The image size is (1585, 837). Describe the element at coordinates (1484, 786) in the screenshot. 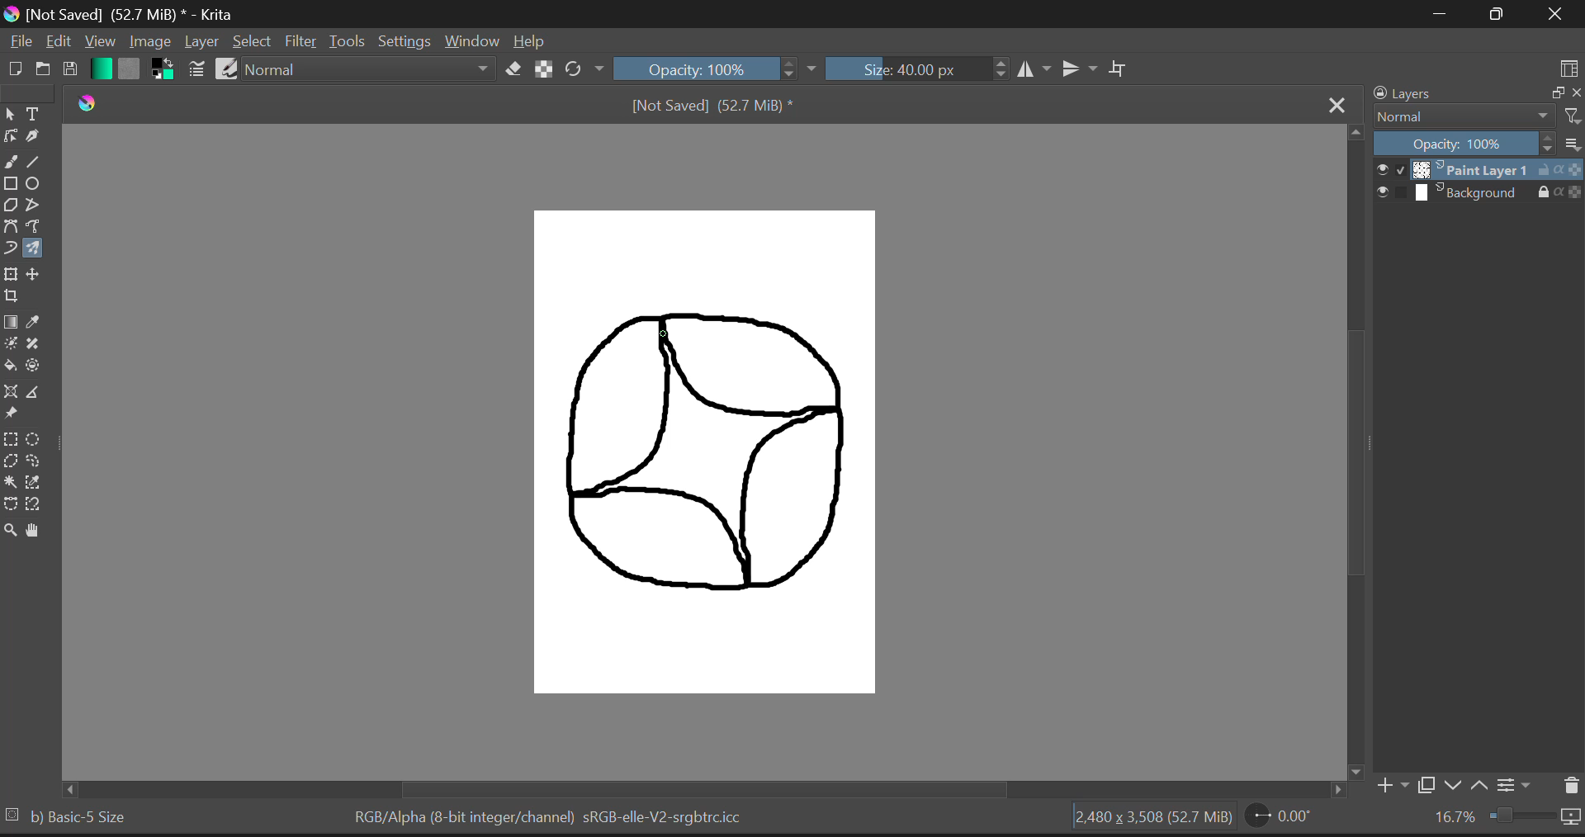

I see `Move Layer Up` at that location.